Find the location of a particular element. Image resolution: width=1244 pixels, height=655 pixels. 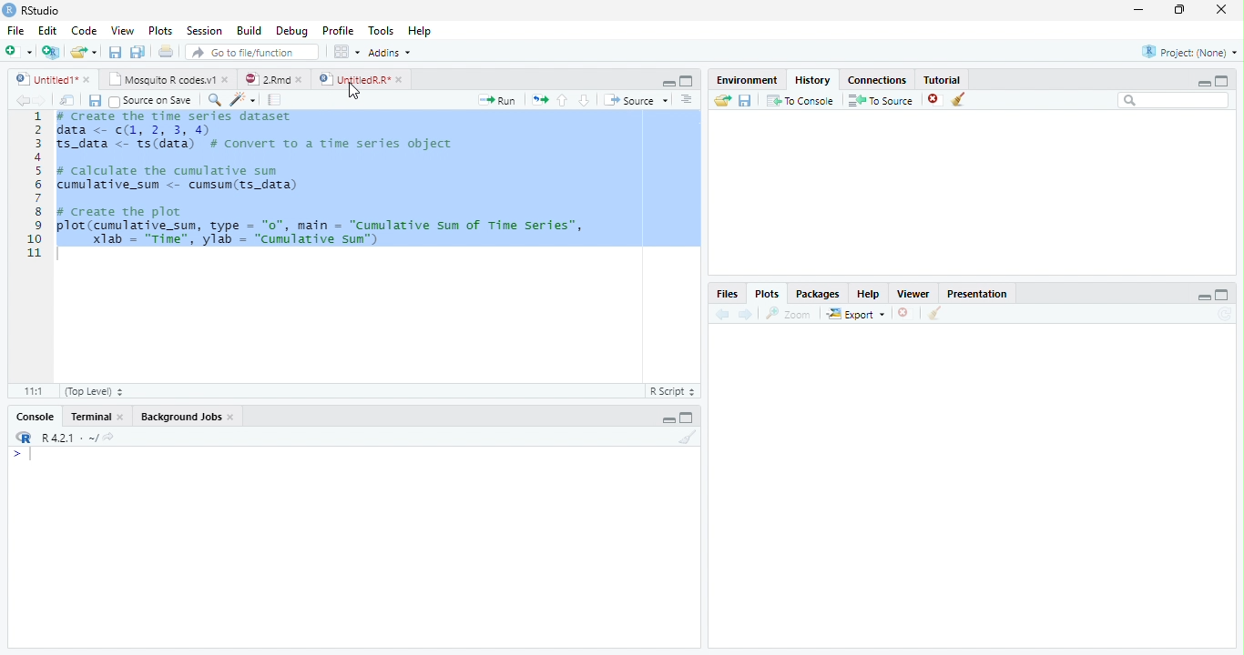

File is located at coordinates (15, 31).